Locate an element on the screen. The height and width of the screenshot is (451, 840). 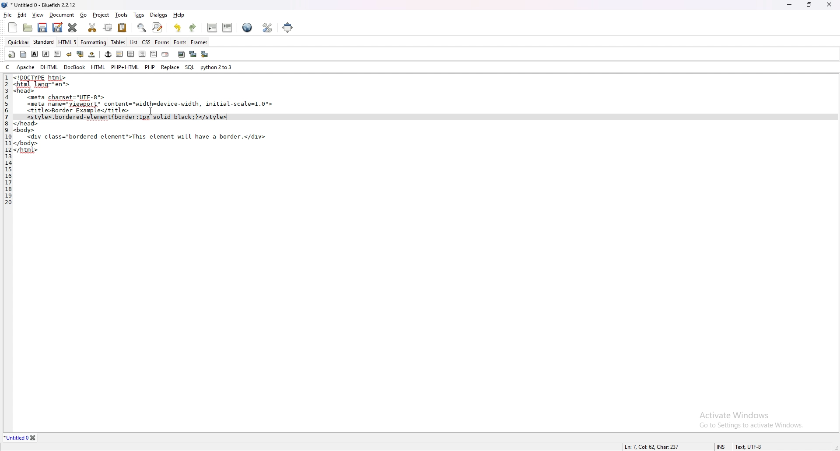
Activate Windows
Go to Settings to activate Windows. is located at coordinates (748, 416).